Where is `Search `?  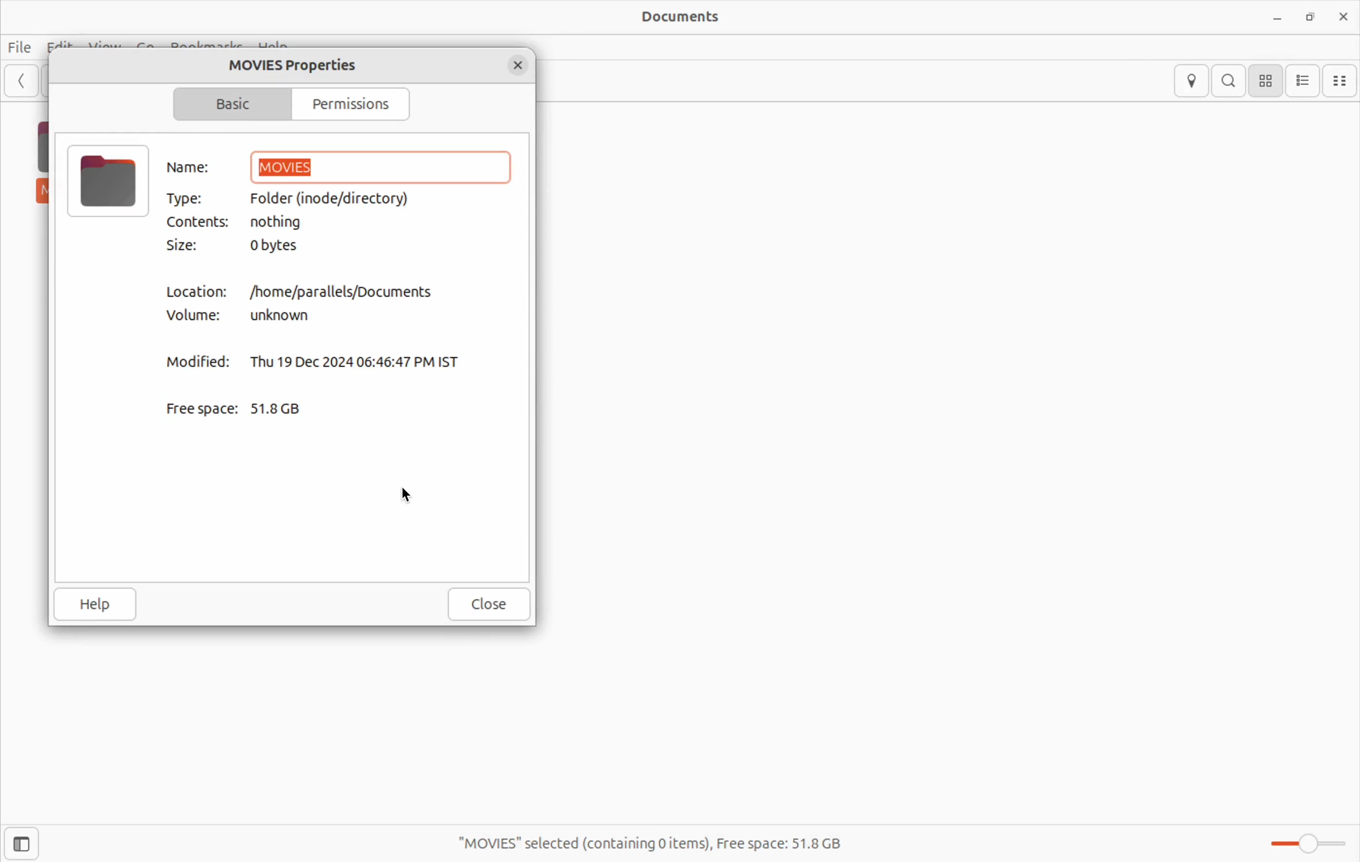
Search  is located at coordinates (1230, 81).